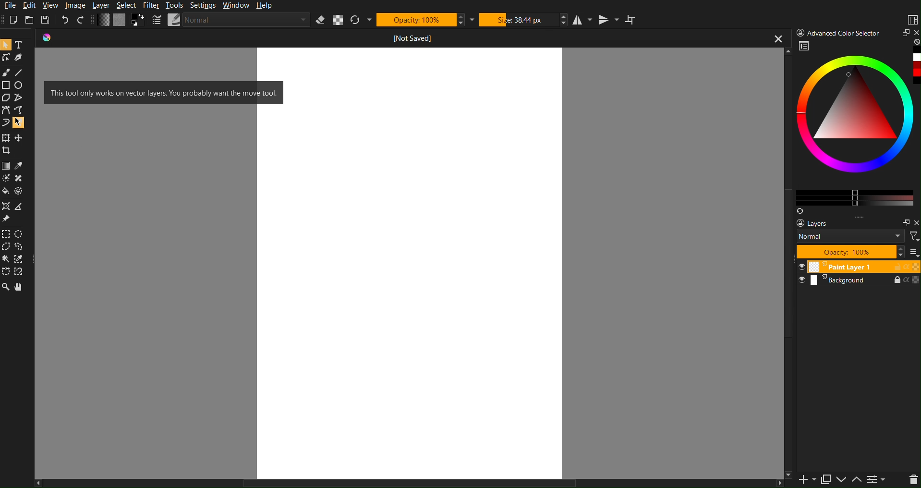 This screenshot has height=488, width=921. Describe the element at coordinates (805, 47) in the screenshot. I see `workspace` at that location.